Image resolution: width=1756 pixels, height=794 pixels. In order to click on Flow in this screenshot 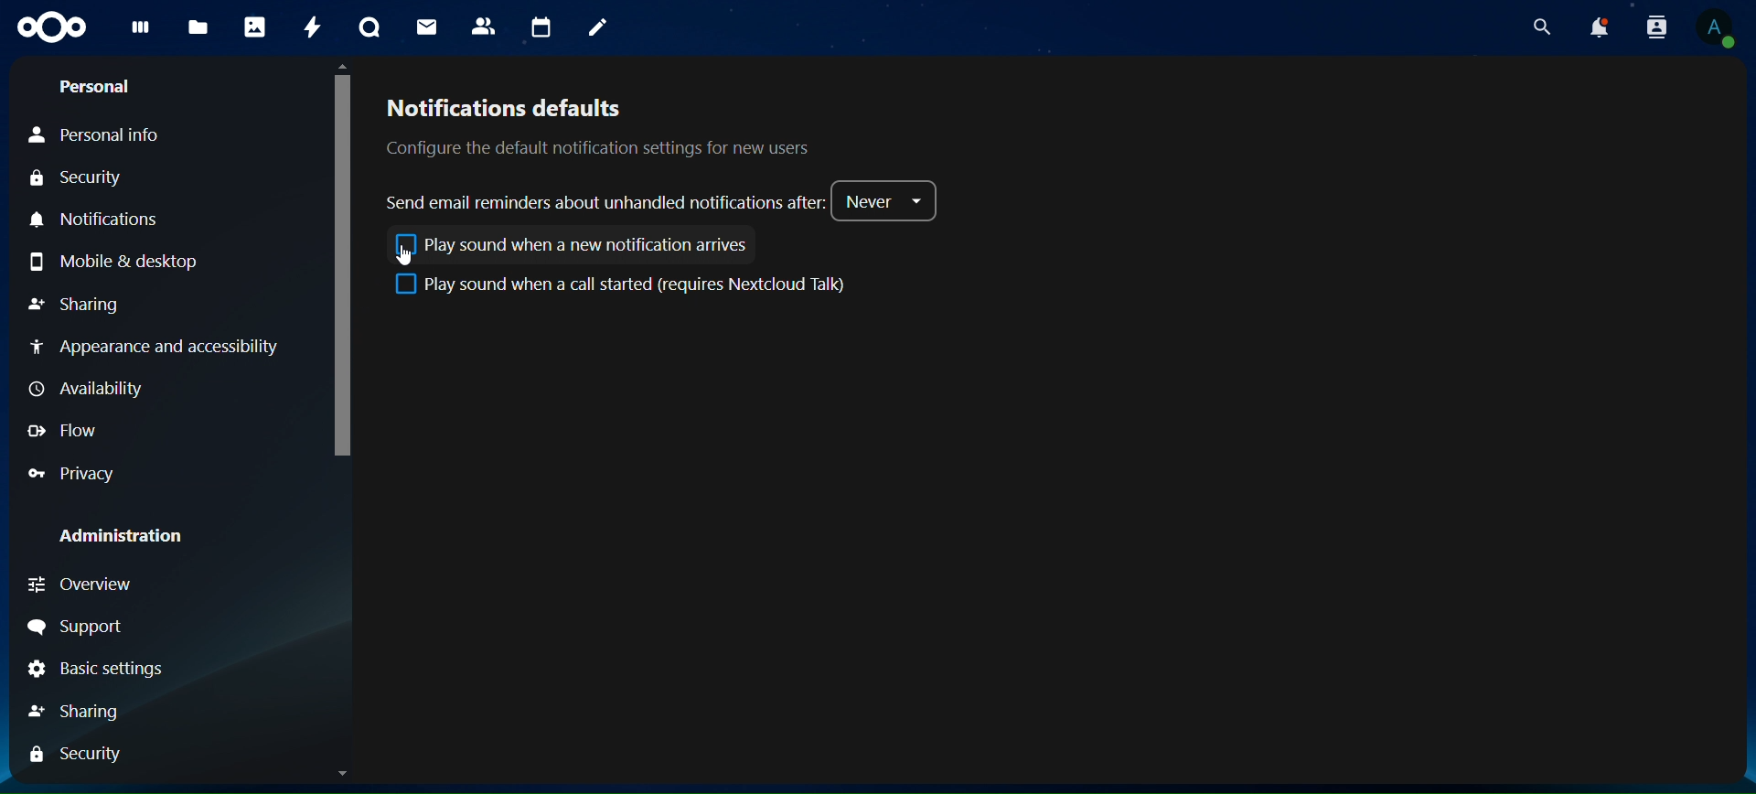, I will do `click(62, 432)`.